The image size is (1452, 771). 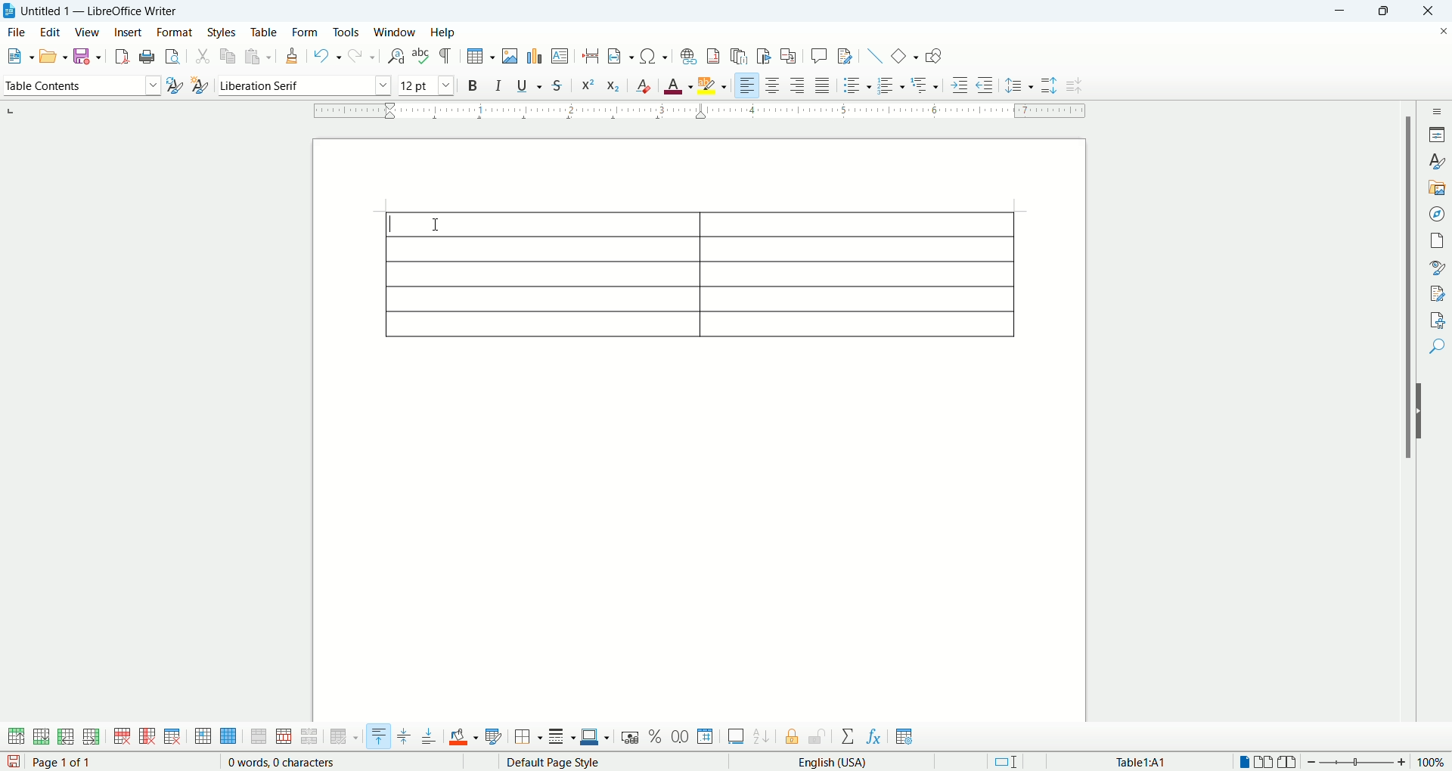 What do you see at coordinates (736, 736) in the screenshot?
I see `insert caption` at bounding box center [736, 736].